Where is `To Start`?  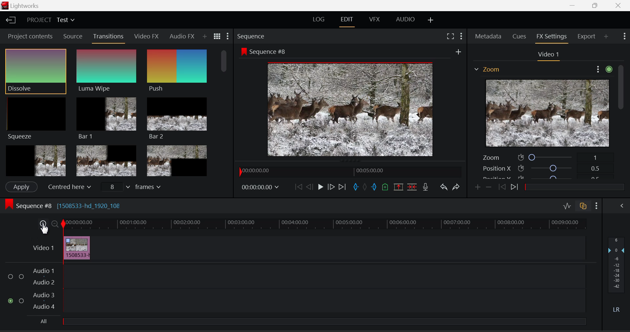 To Start is located at coordinates (298, 188).